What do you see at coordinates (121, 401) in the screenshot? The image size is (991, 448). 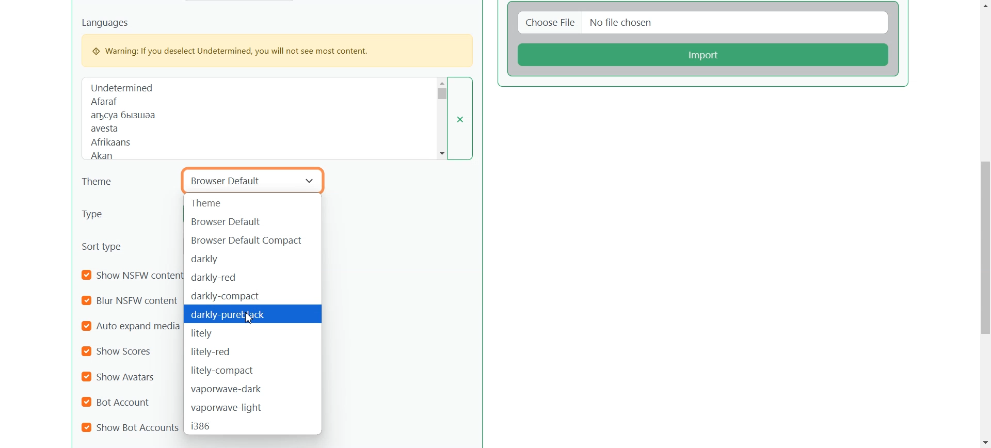 I see ` Bot Account` at bounding box center [121, 401].